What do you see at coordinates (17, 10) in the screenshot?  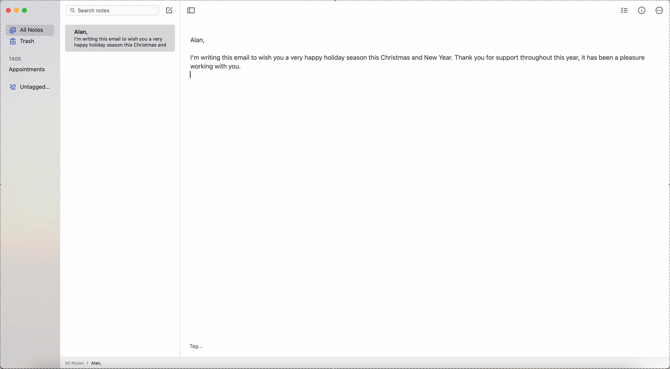 I see `minimize Simplenote` at bounding box center [17, 10].